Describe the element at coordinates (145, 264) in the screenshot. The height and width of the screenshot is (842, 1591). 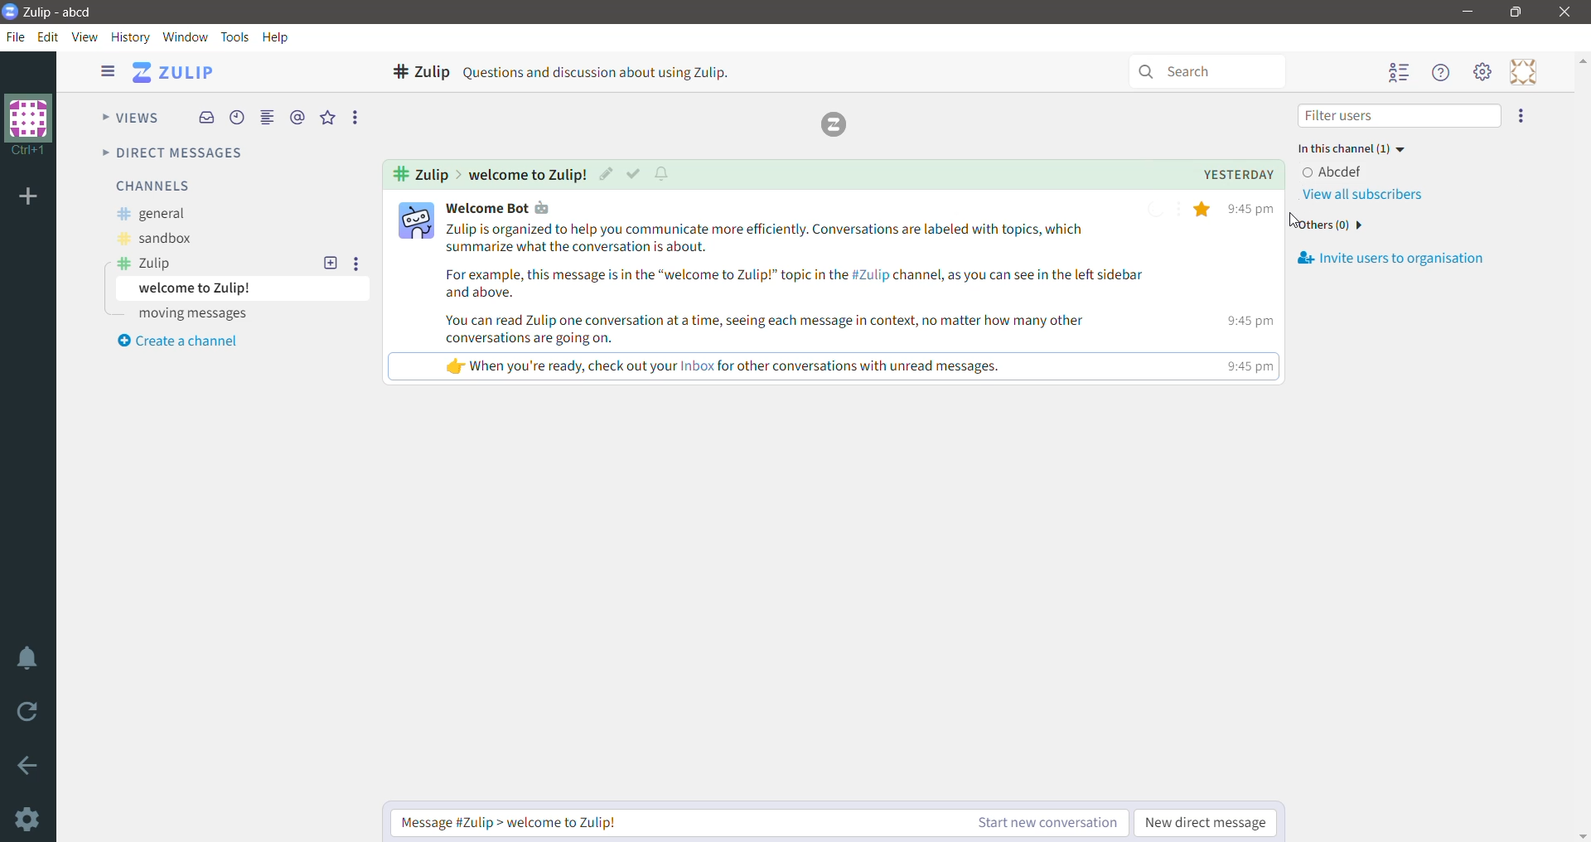
I see `Zulip` at that location.